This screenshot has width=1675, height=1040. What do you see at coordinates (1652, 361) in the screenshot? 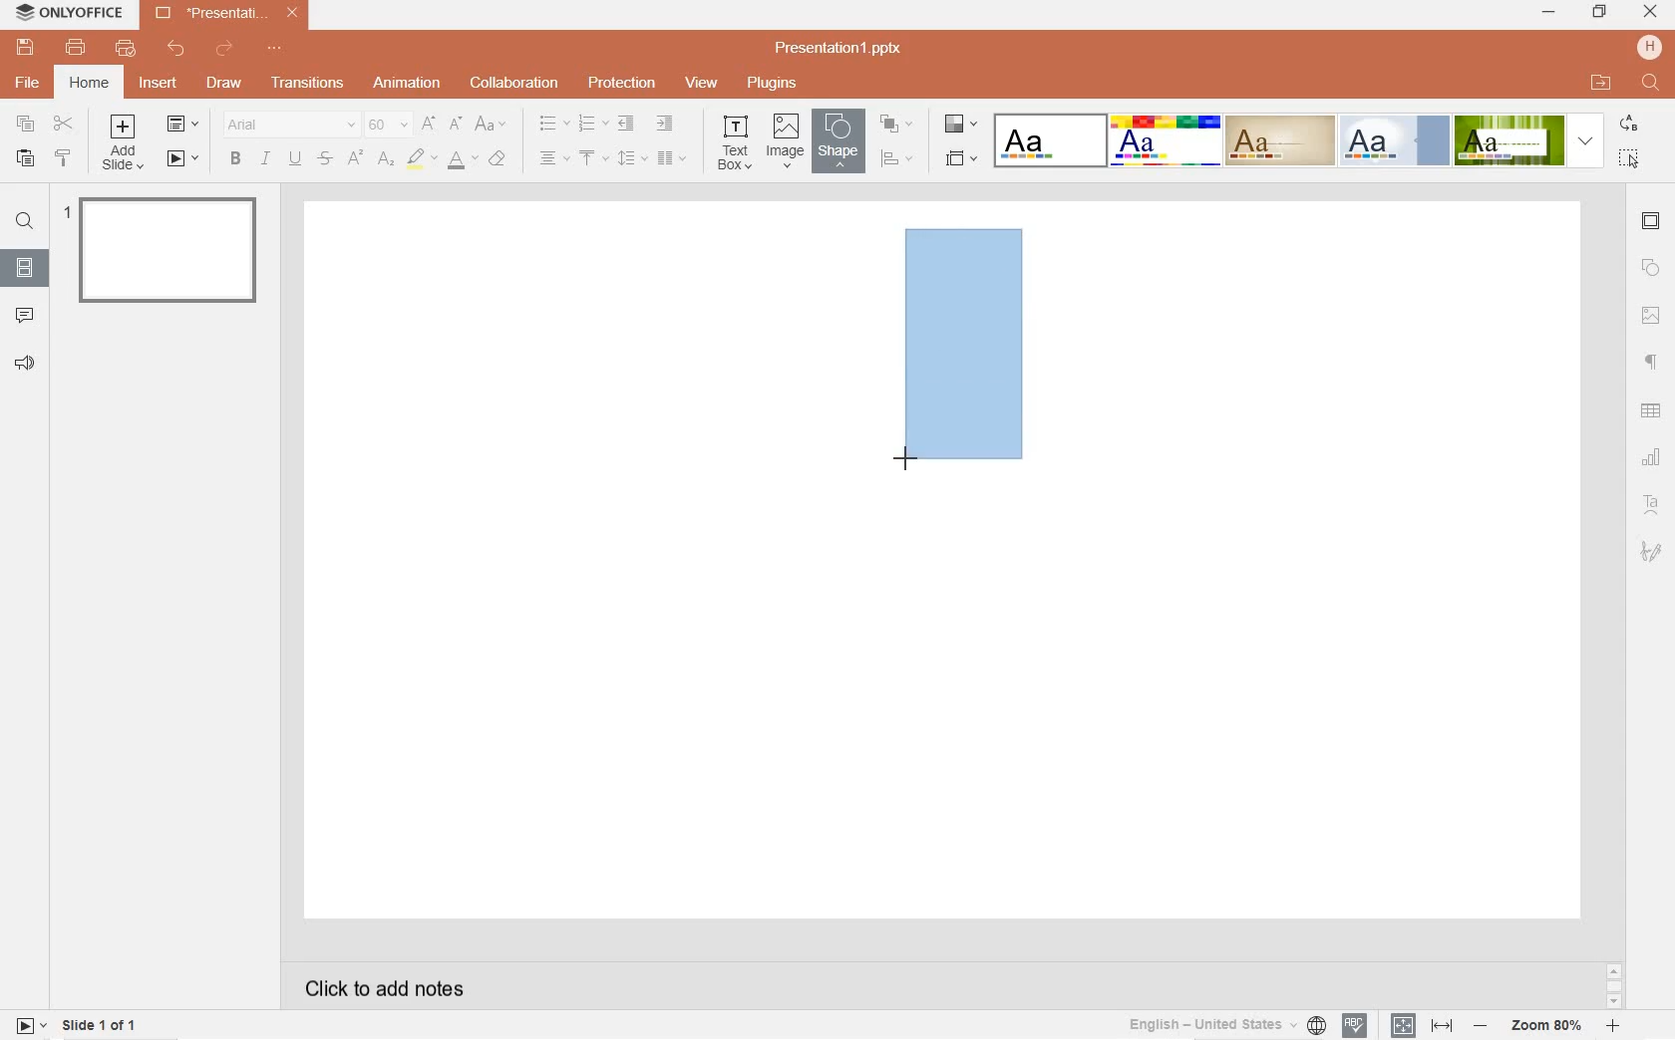
I see `paragraph settings` at bounding box center [1652, 361].